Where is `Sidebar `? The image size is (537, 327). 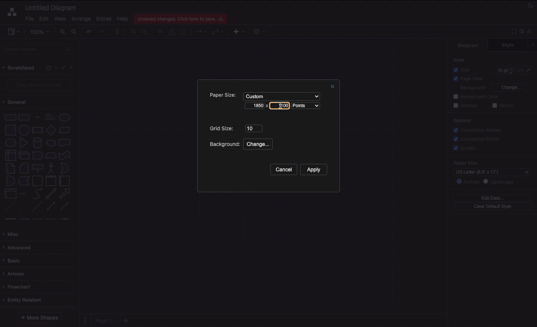 Sidebar  is located at coordinates (13, 32).